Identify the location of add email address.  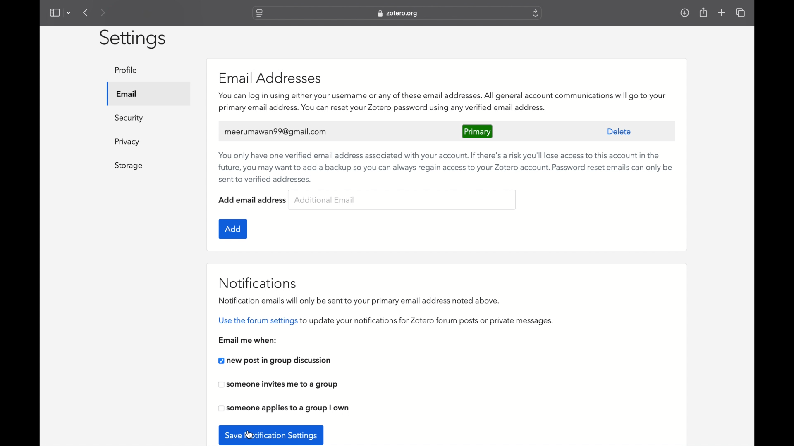
(252, 200).